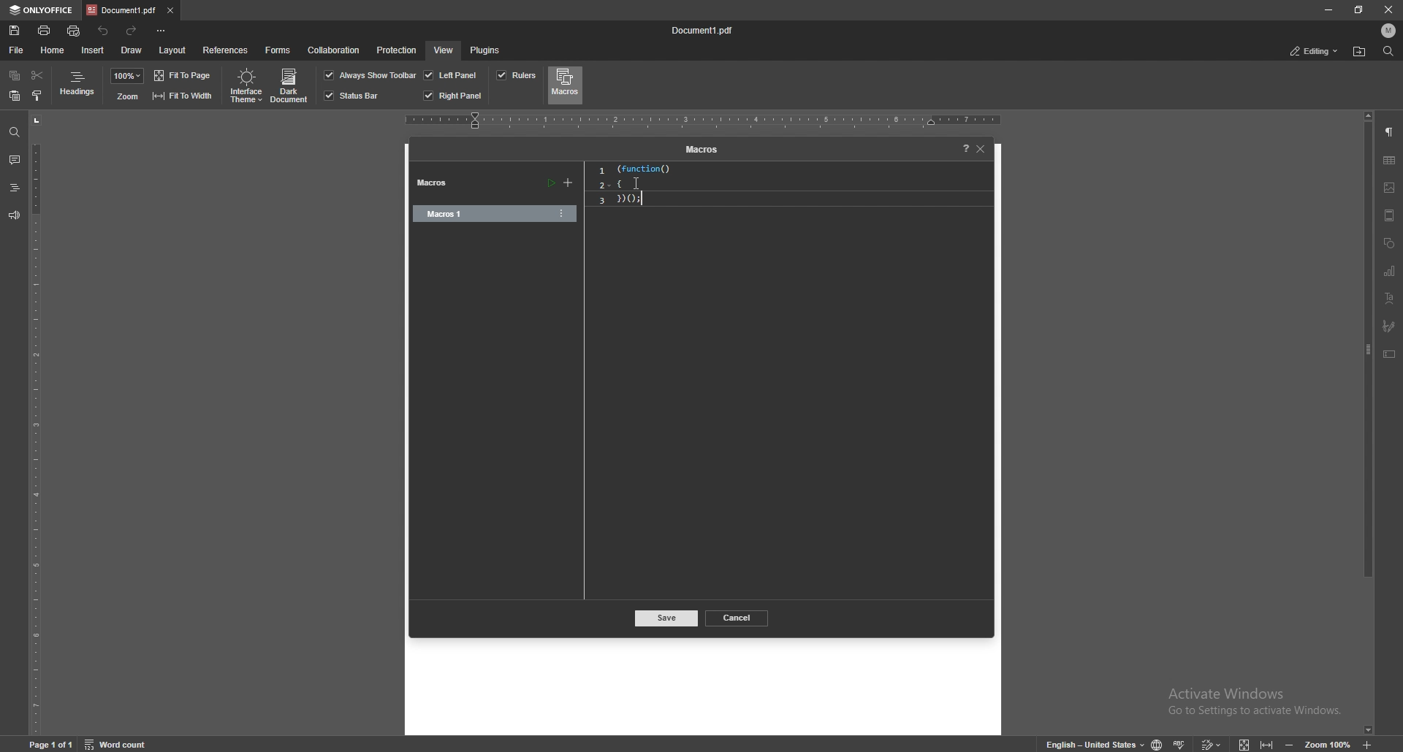 The image size is (1403, 752). Describe the element at coordinates (1315, 50) in the screenshot. I see `status` at that location.